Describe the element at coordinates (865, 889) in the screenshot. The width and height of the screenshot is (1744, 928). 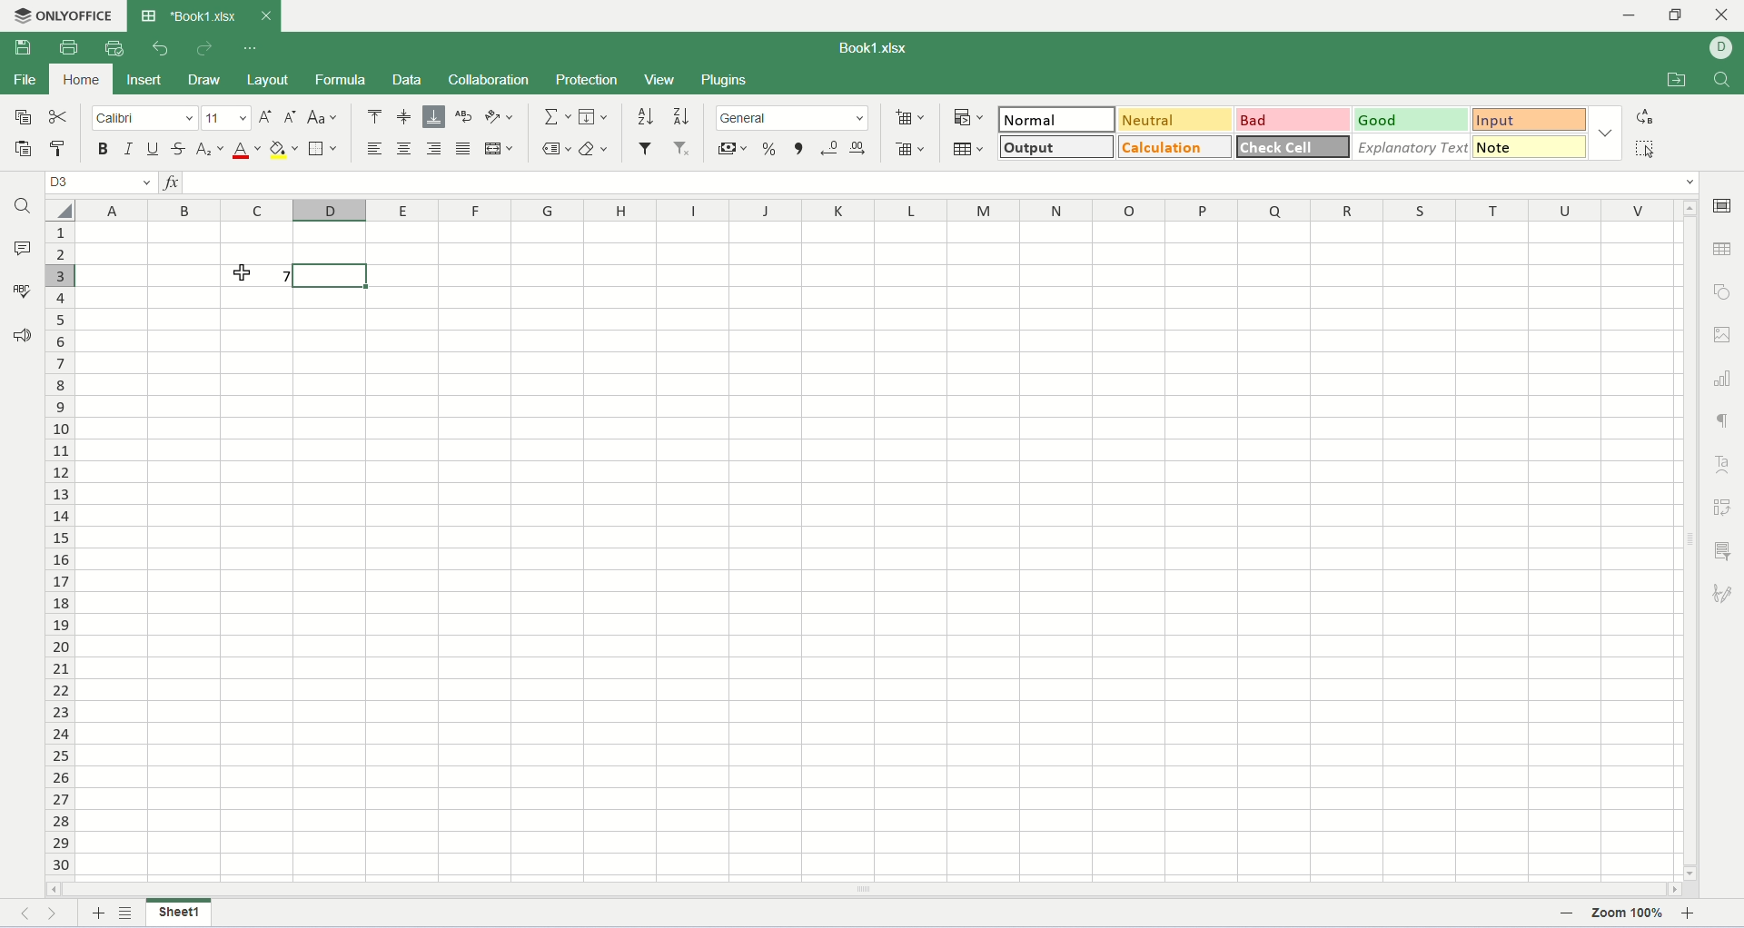
I see `horizontal scroll bar` at that location.